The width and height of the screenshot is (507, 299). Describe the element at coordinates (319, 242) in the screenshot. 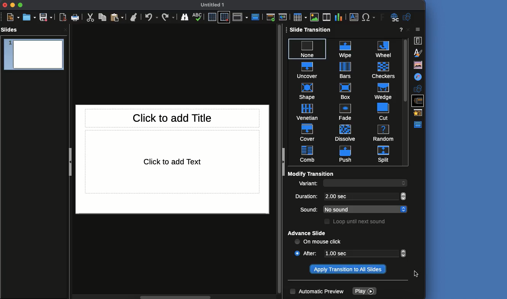

I see `On mouse click` at that location.